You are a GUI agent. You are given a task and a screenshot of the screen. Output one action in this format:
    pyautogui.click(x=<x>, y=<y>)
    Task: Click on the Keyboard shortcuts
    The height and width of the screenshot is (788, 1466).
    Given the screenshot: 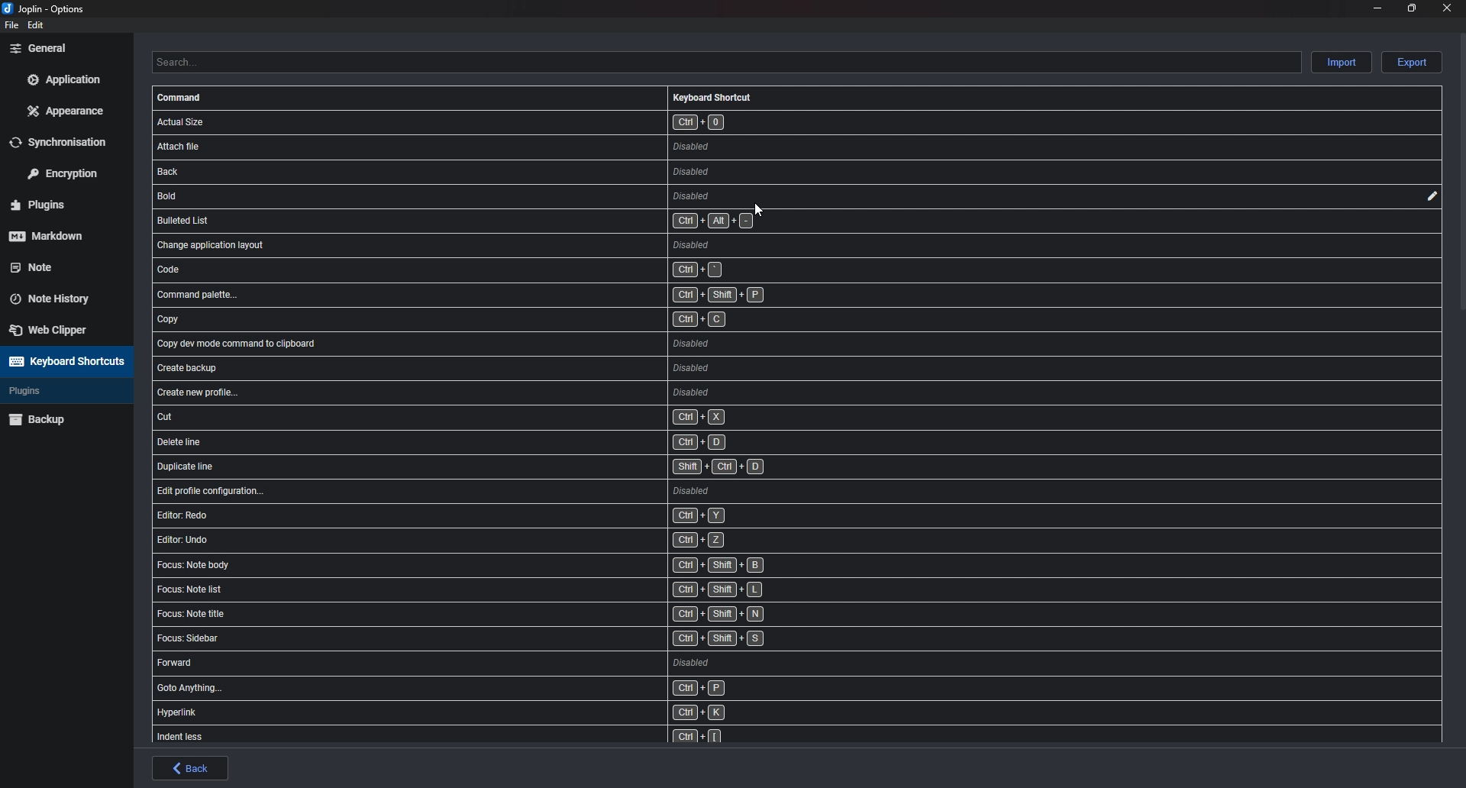 What is the action you would take?
    pyautogui.click(x=64, y=361)
    